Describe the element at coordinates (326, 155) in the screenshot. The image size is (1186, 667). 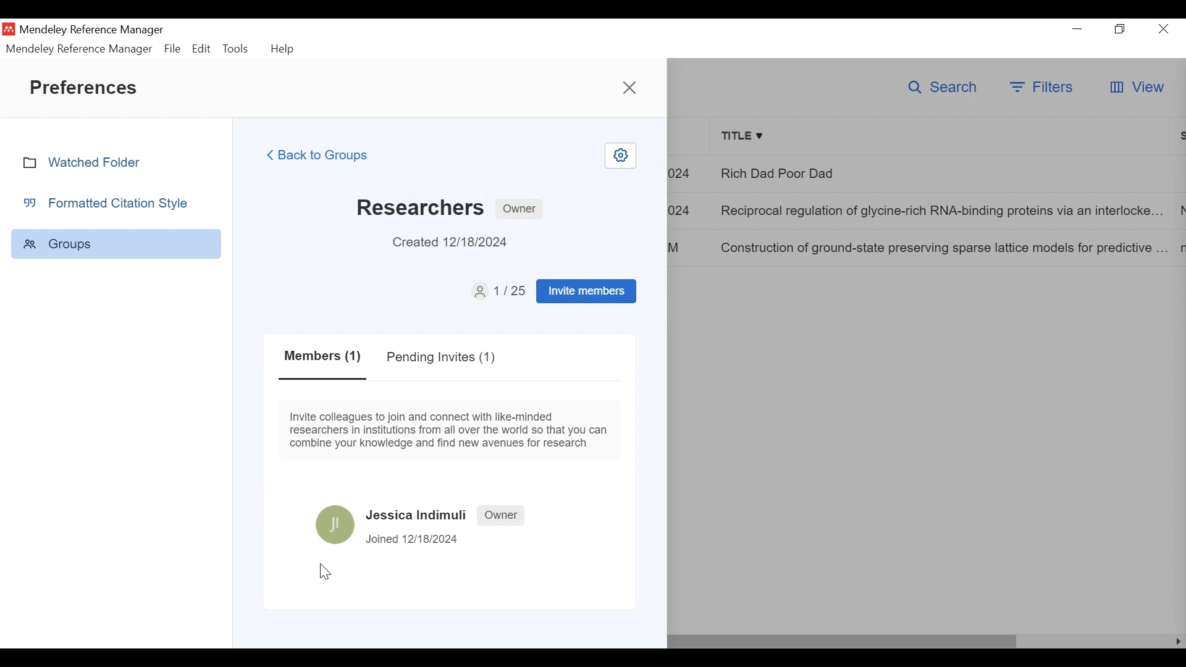
I see `Back to Groups` at that location.